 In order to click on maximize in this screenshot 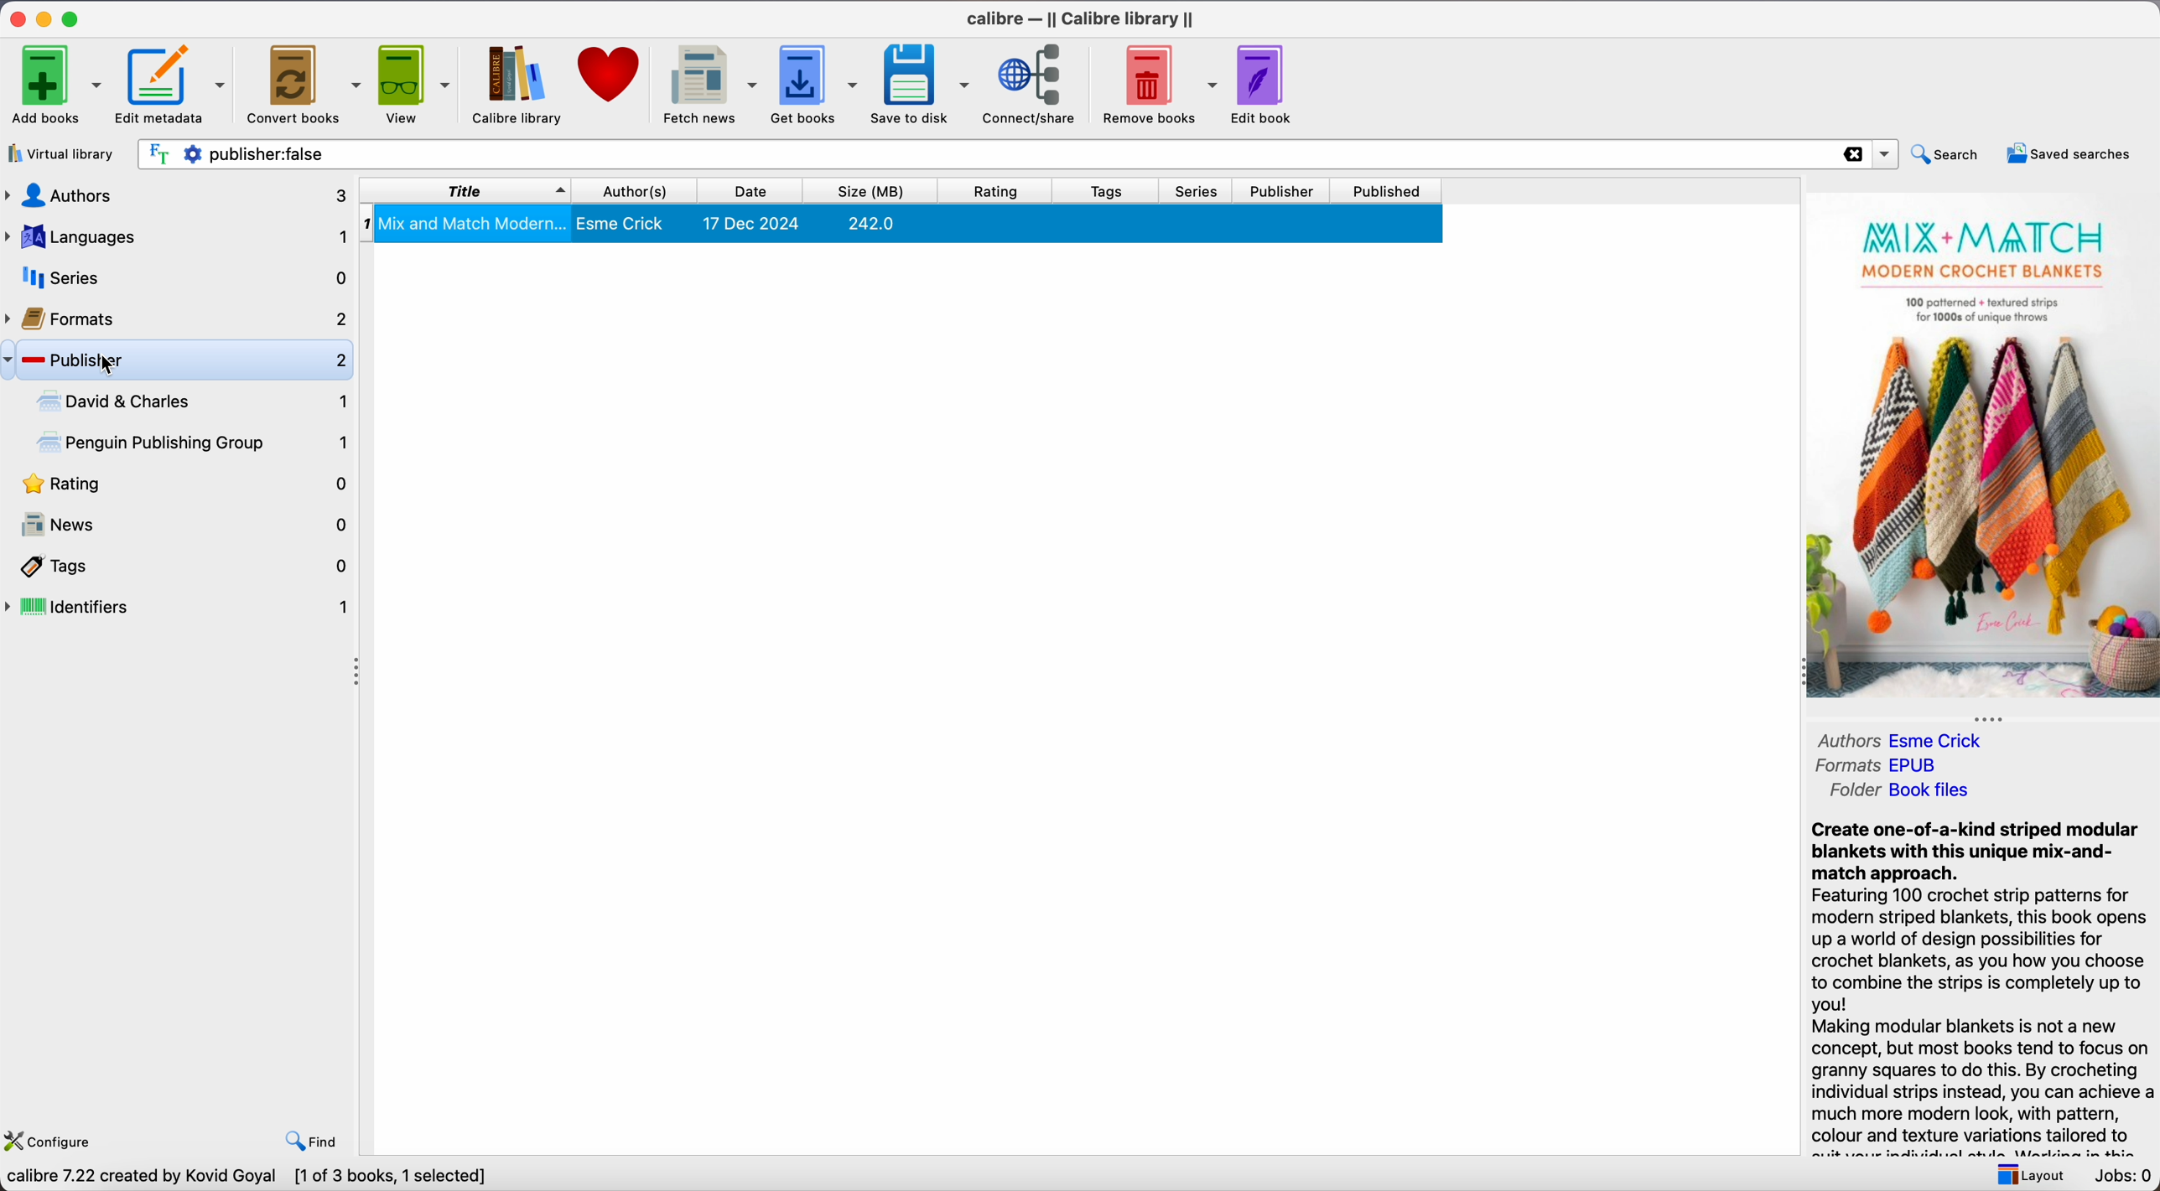, I will do `click(74, 18)`.